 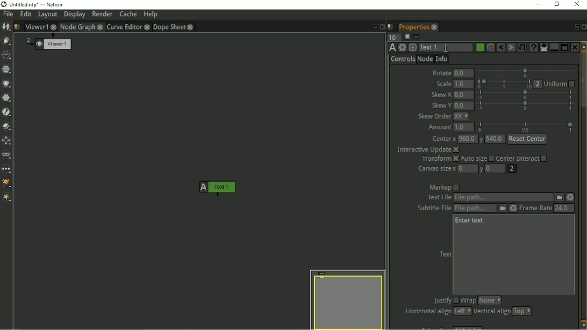 I want to click on Subtitle, so click(x=502, y=209).